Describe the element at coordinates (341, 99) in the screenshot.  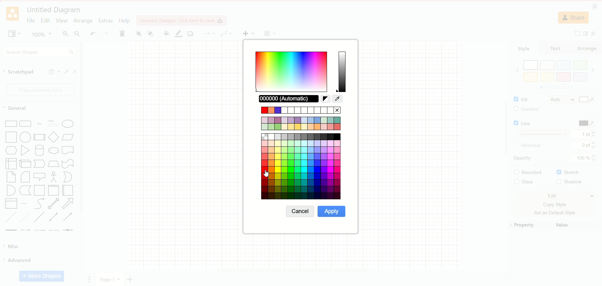
I see `RGB colors` at that location.